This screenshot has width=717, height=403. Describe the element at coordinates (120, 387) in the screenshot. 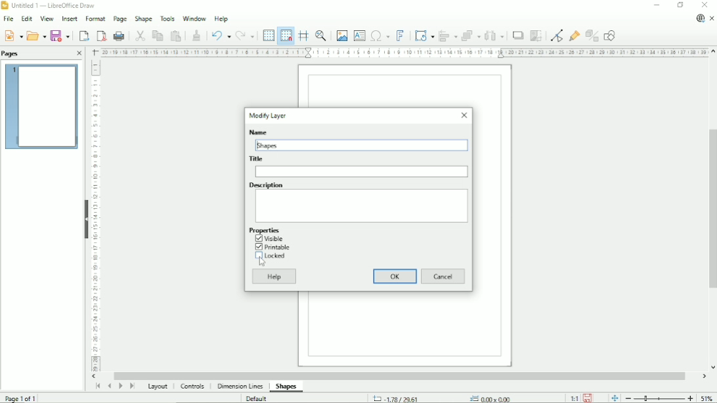

I see `Scroll to next page` at that location.